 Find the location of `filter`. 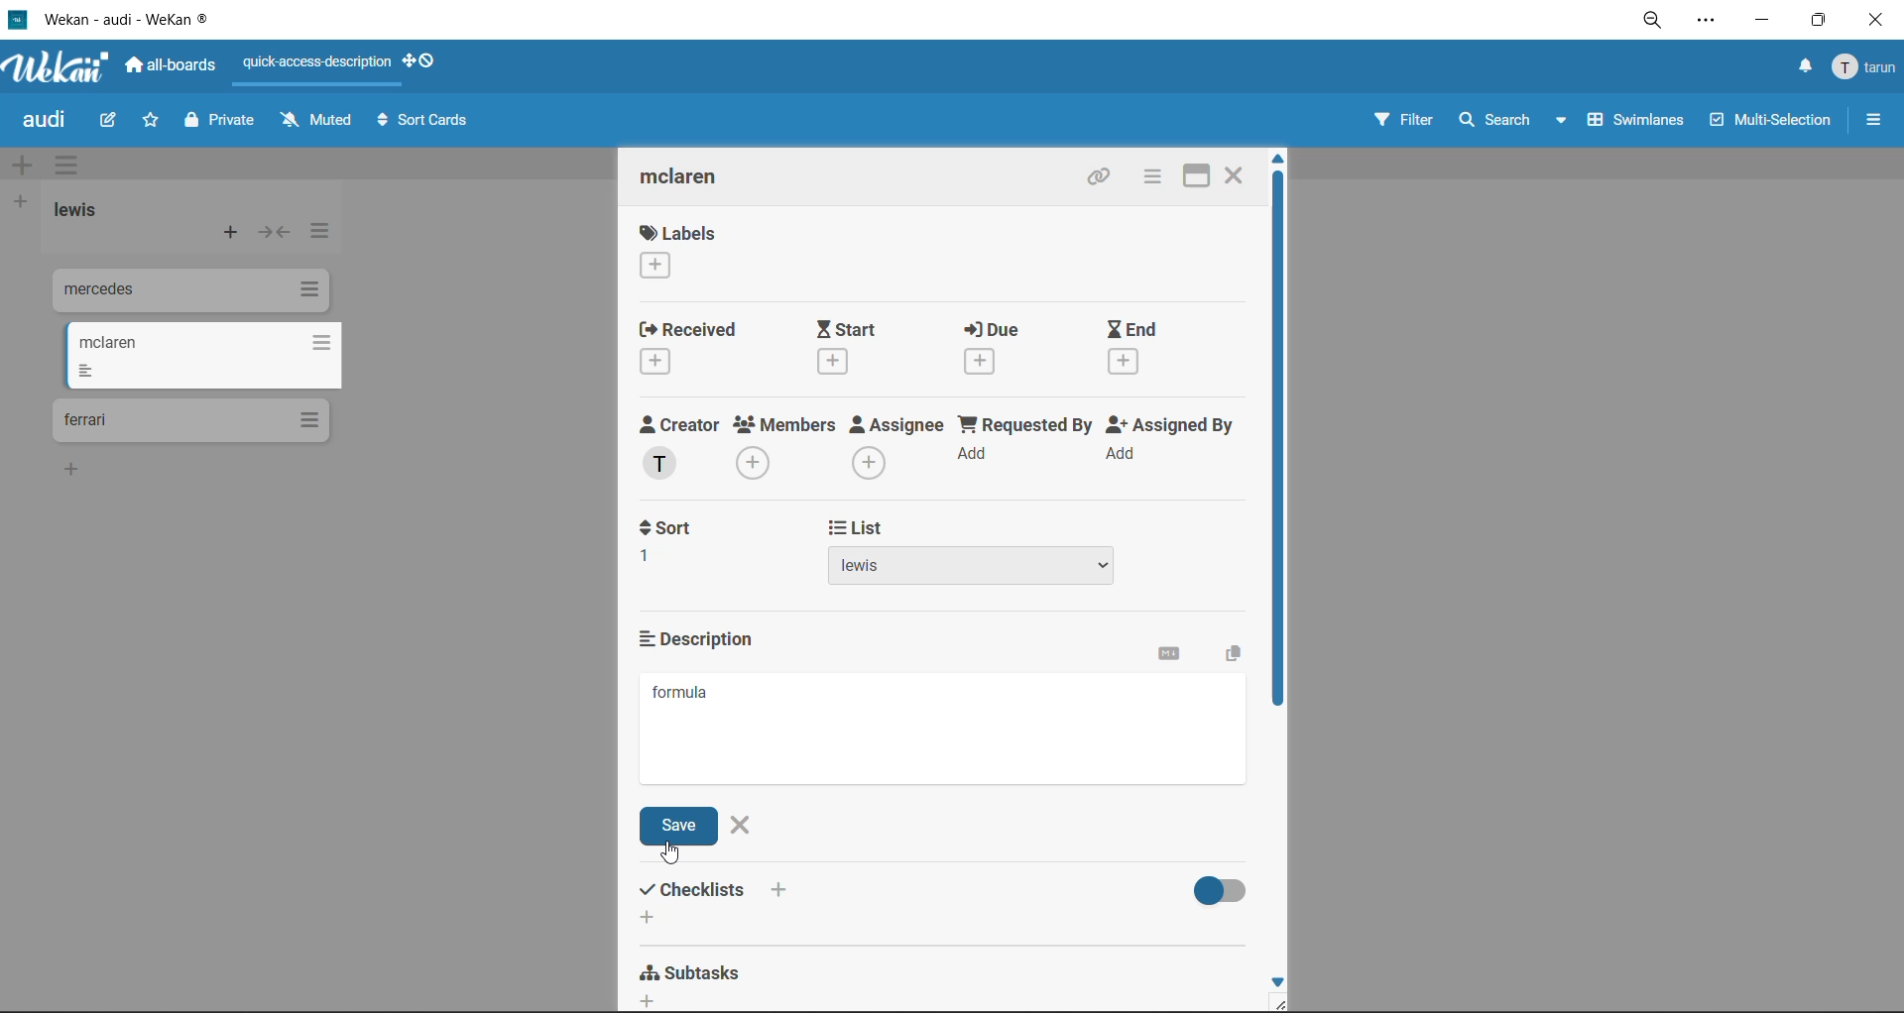

filter is located at coordinates (1402, 122).